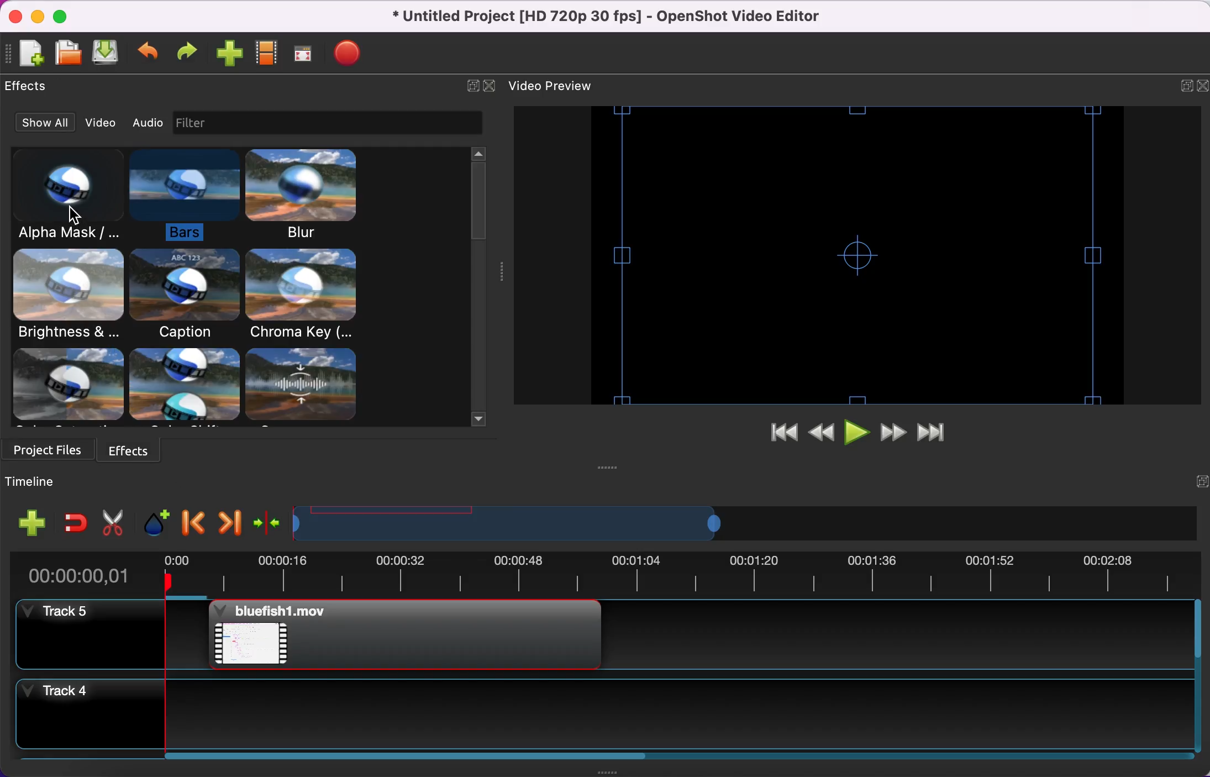 The height and width of the screenshot is (777, 1210). I want to click on show all , so click(45, 121).